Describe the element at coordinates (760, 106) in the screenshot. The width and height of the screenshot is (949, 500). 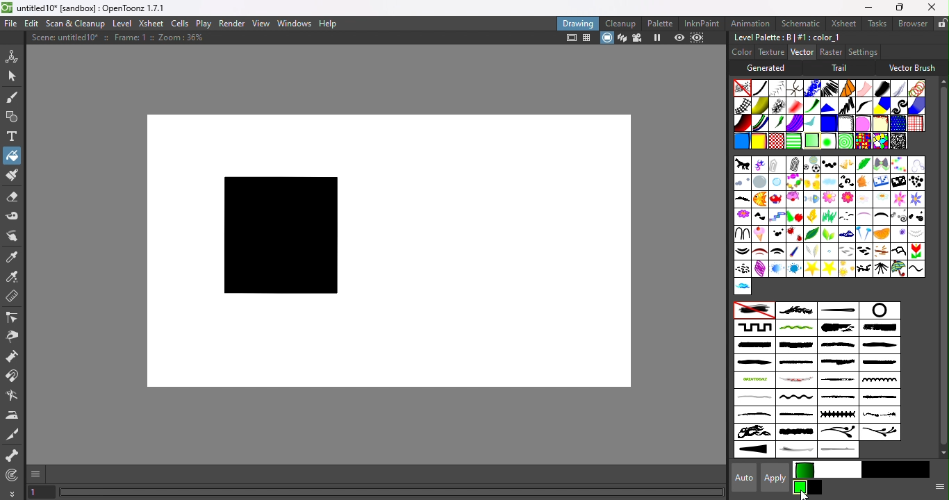
I see `Bump` at that location.